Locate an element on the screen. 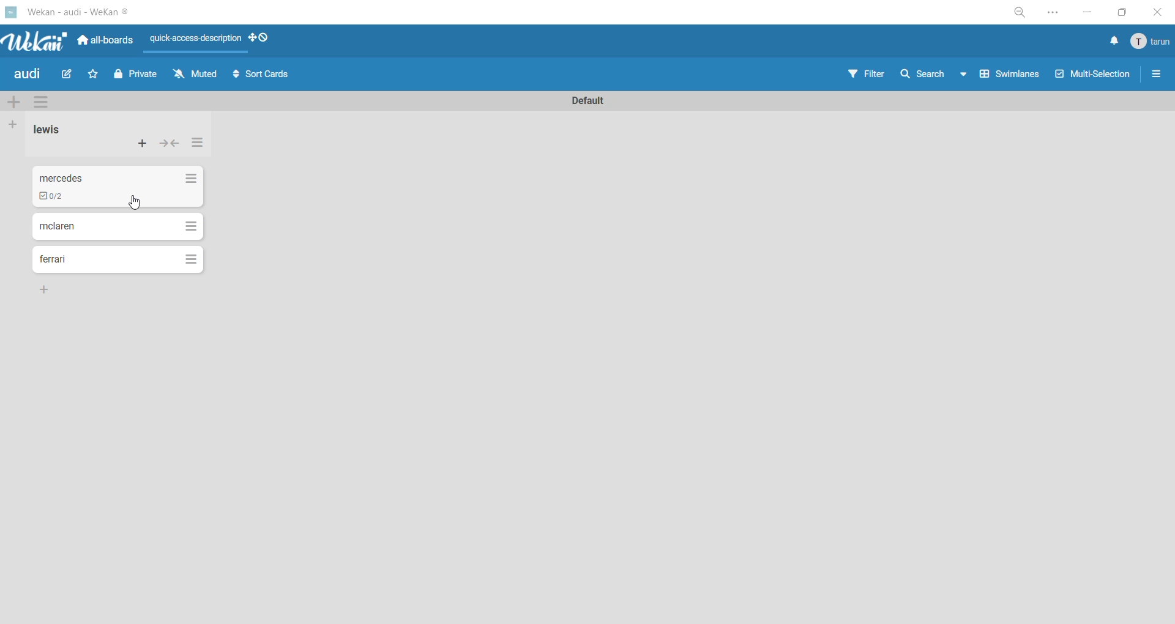 Image resolution: width=1175 pixels, height=624 pixels. close is located at coordinates (1157, 15).